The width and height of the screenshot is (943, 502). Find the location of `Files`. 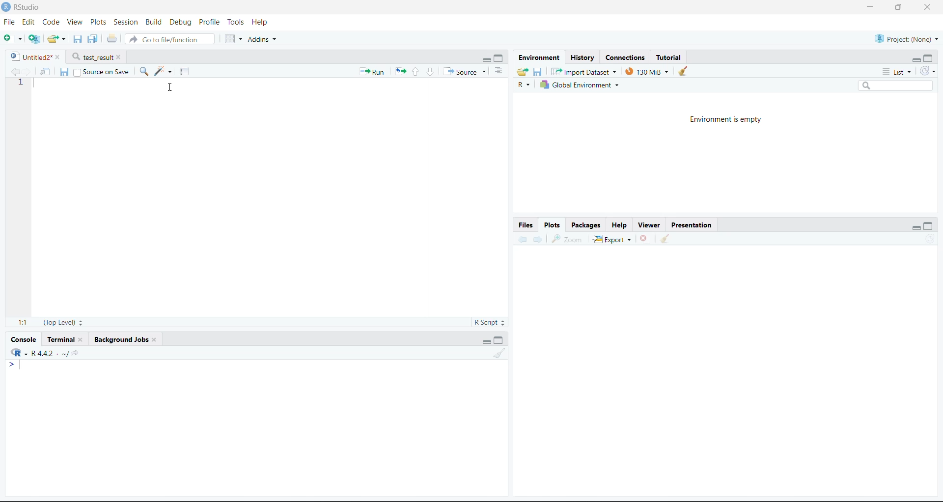

Files is located at coordinates (526, 224).